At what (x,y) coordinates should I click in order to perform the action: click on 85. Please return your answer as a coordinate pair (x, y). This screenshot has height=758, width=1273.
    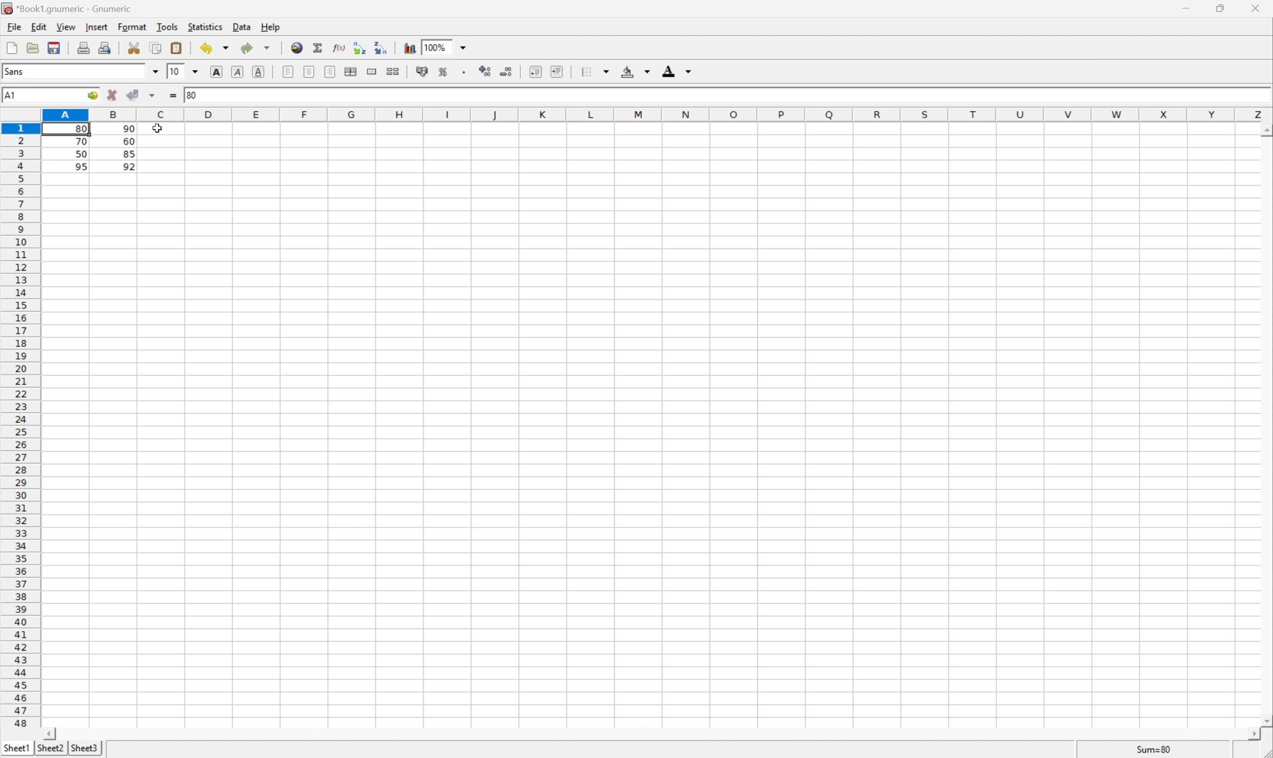
    Looking at the image, I should click on (128, 155).